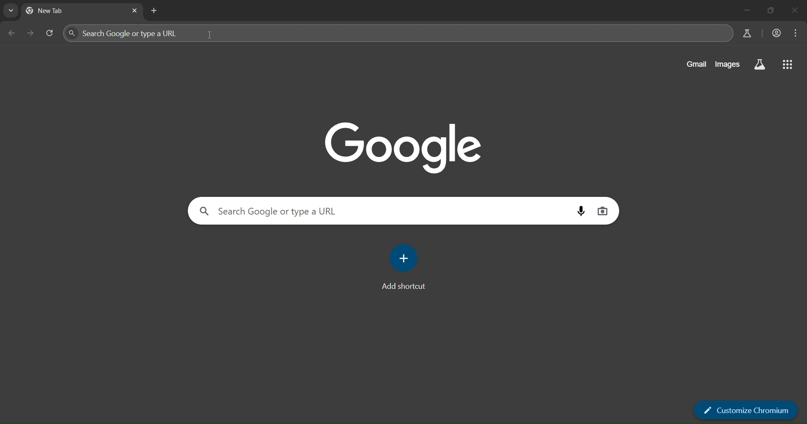 The height and width of the screenshot is (424, 807). I want to click on new tab, so click(155, 11).